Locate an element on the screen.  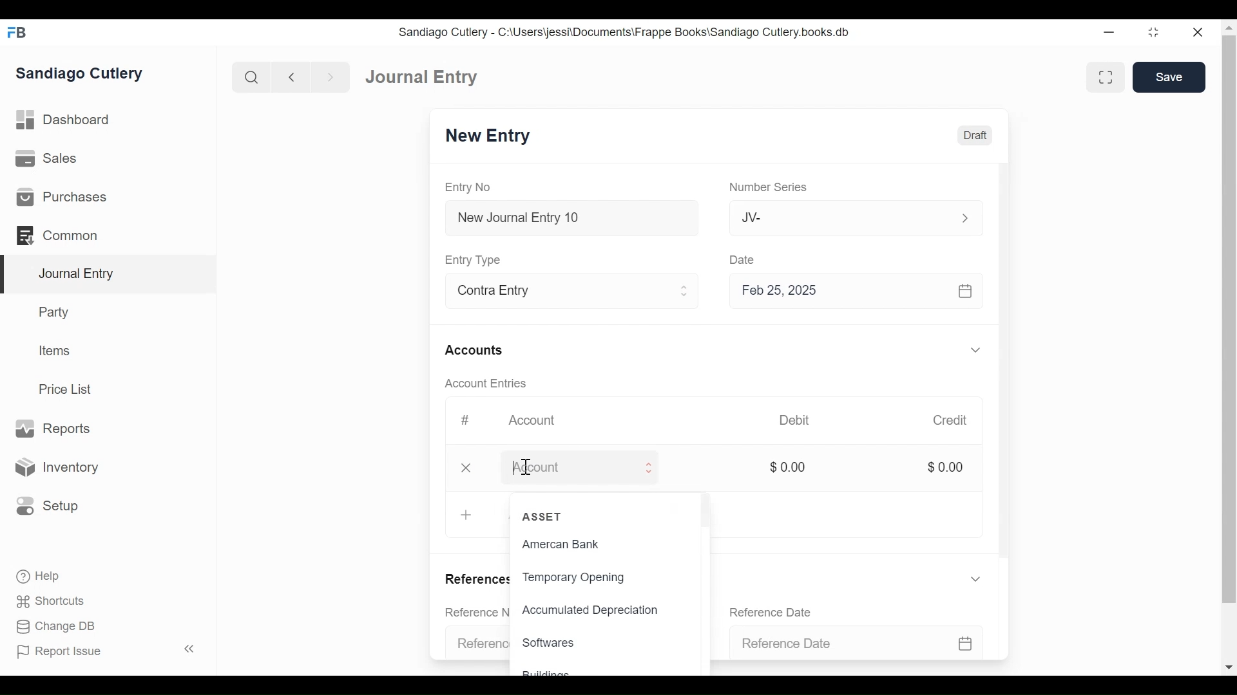
$0.00 is located at coordinates (945, 467).